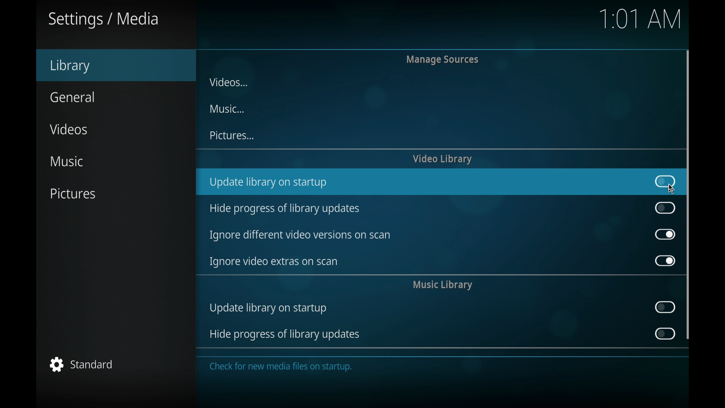 The width and height of the screenshot is (725, 408). Describe the element at coordinates (103, 20) in the screenshot. I see `settings/media` at that location.